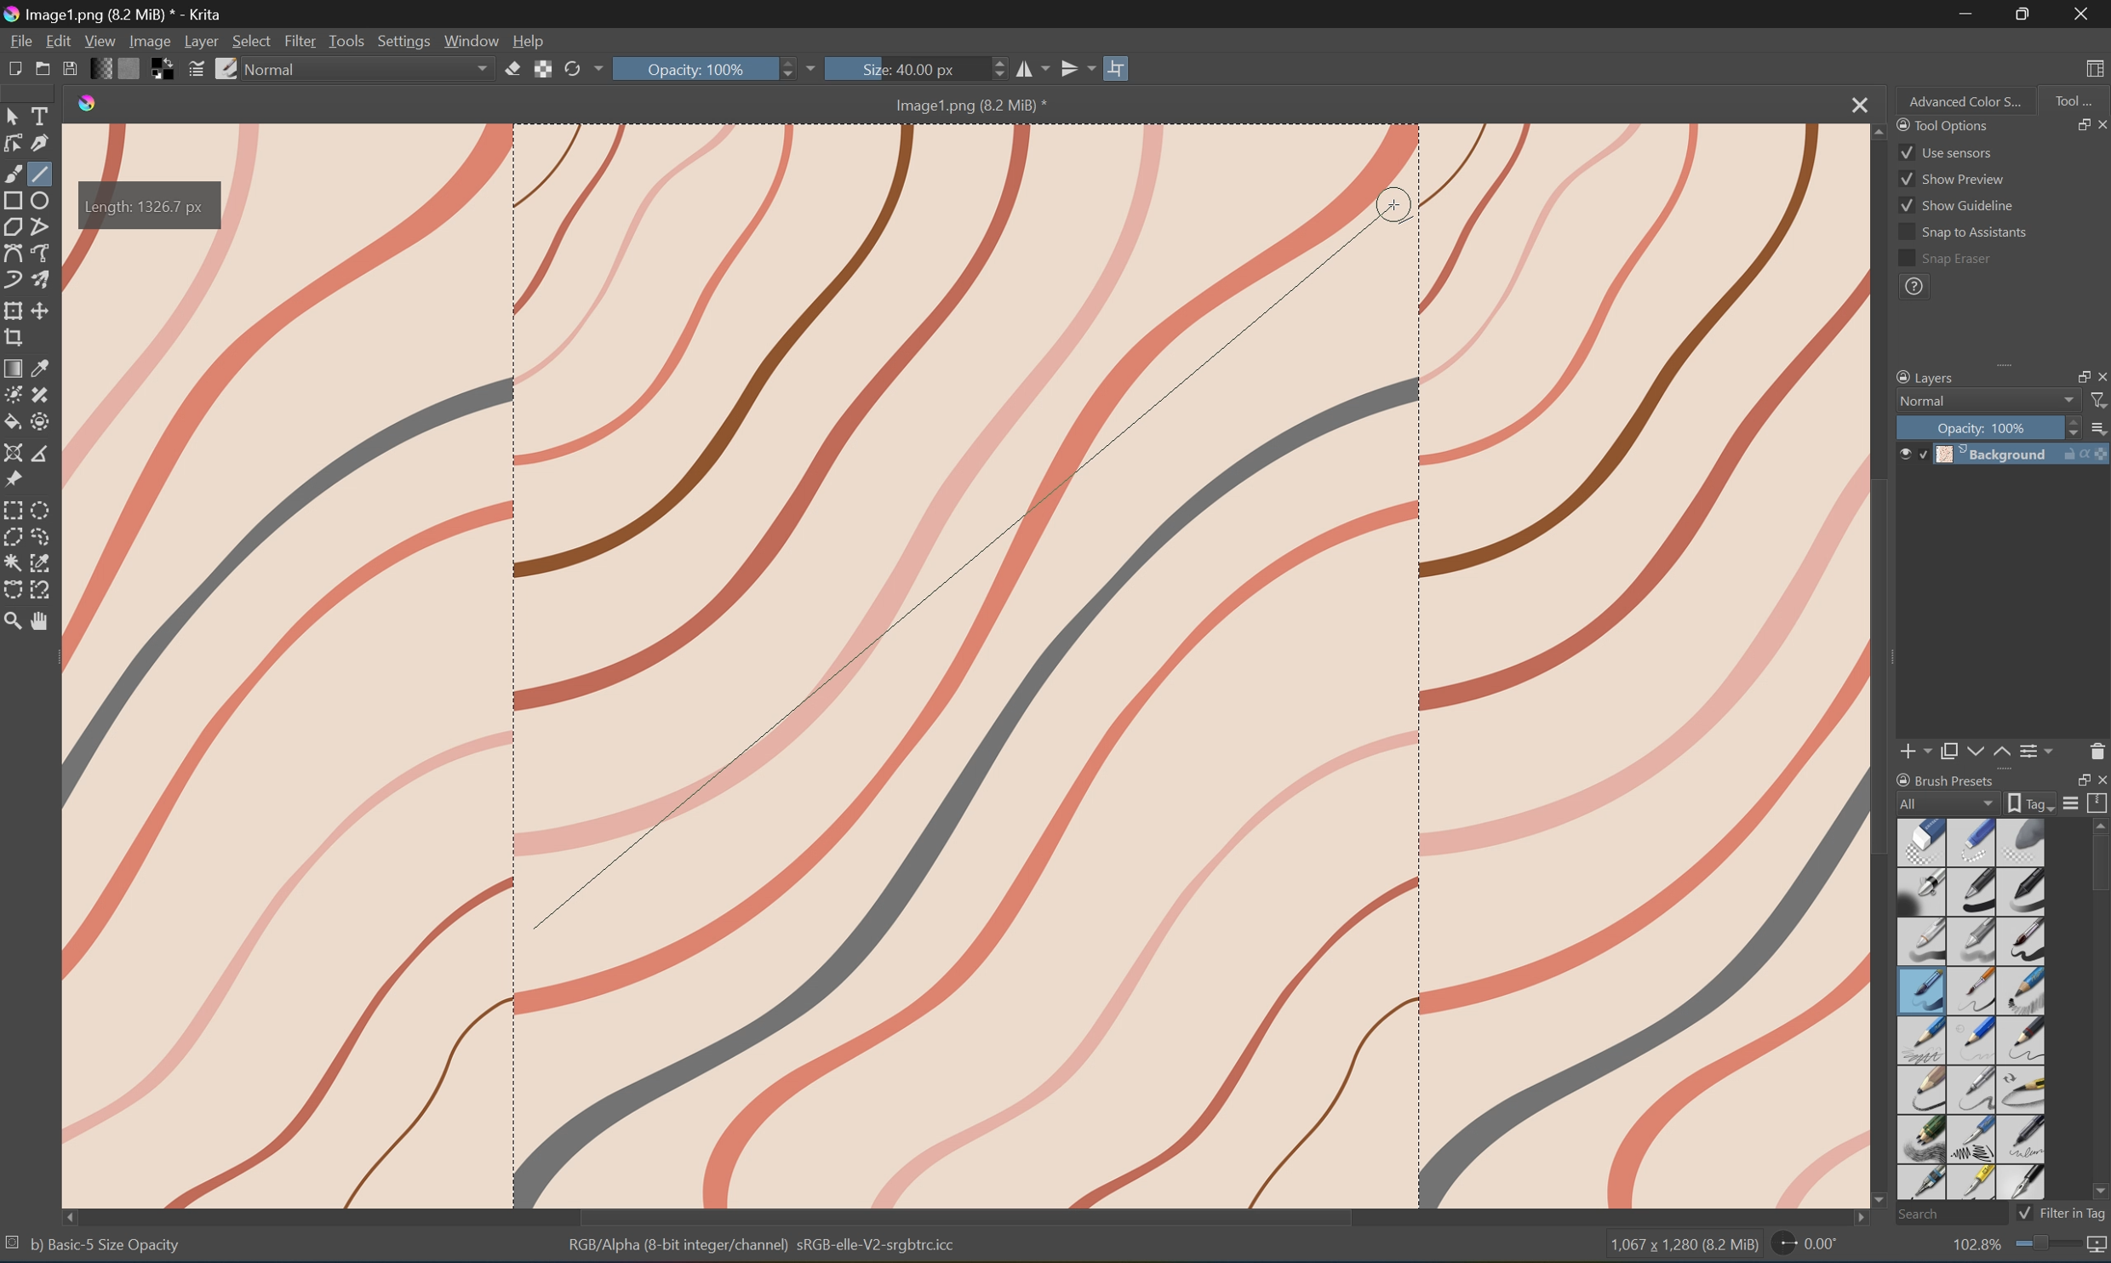  I want to click on Snap to assistants, so click(1961, 233).